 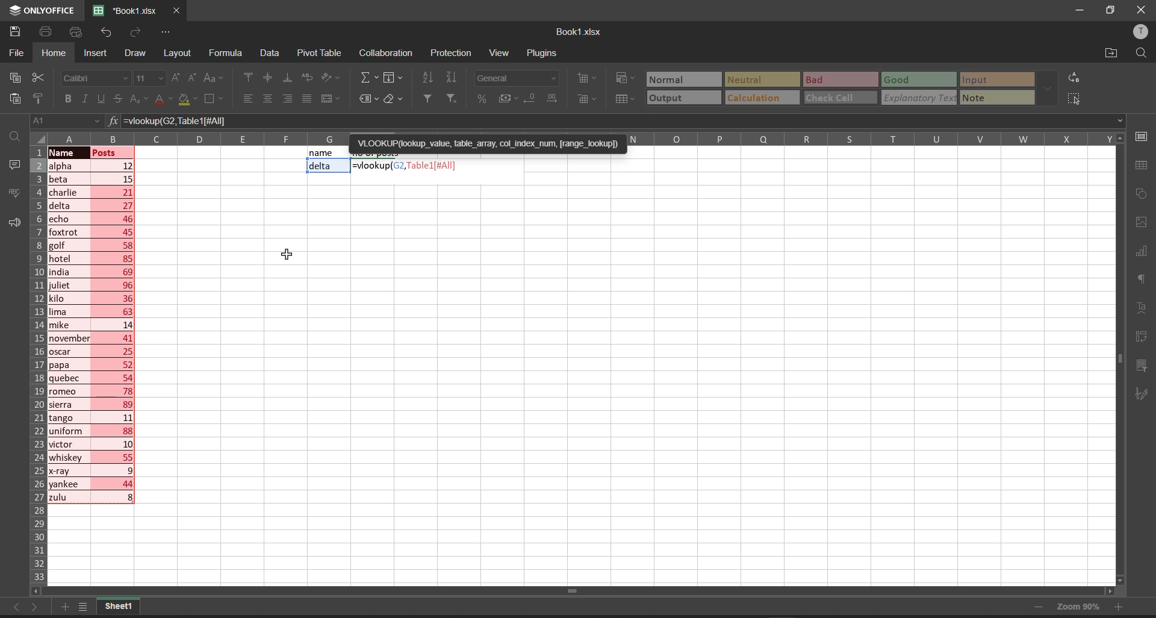 I want to click on list of sheets, so click(x=86, y=608).